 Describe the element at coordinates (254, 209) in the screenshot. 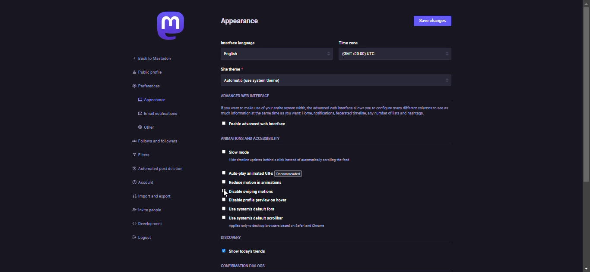

I see `use system's default font` at that location.